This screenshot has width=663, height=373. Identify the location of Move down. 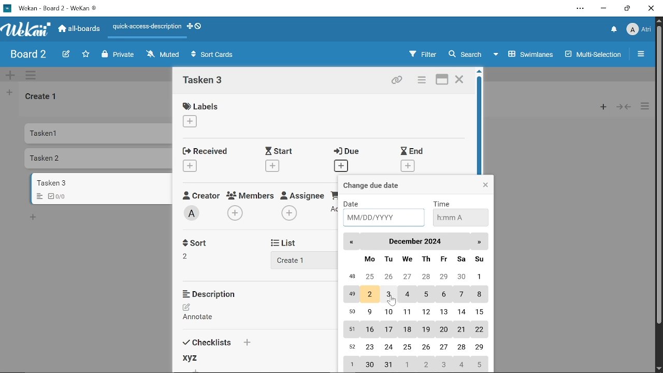
(659, 369).